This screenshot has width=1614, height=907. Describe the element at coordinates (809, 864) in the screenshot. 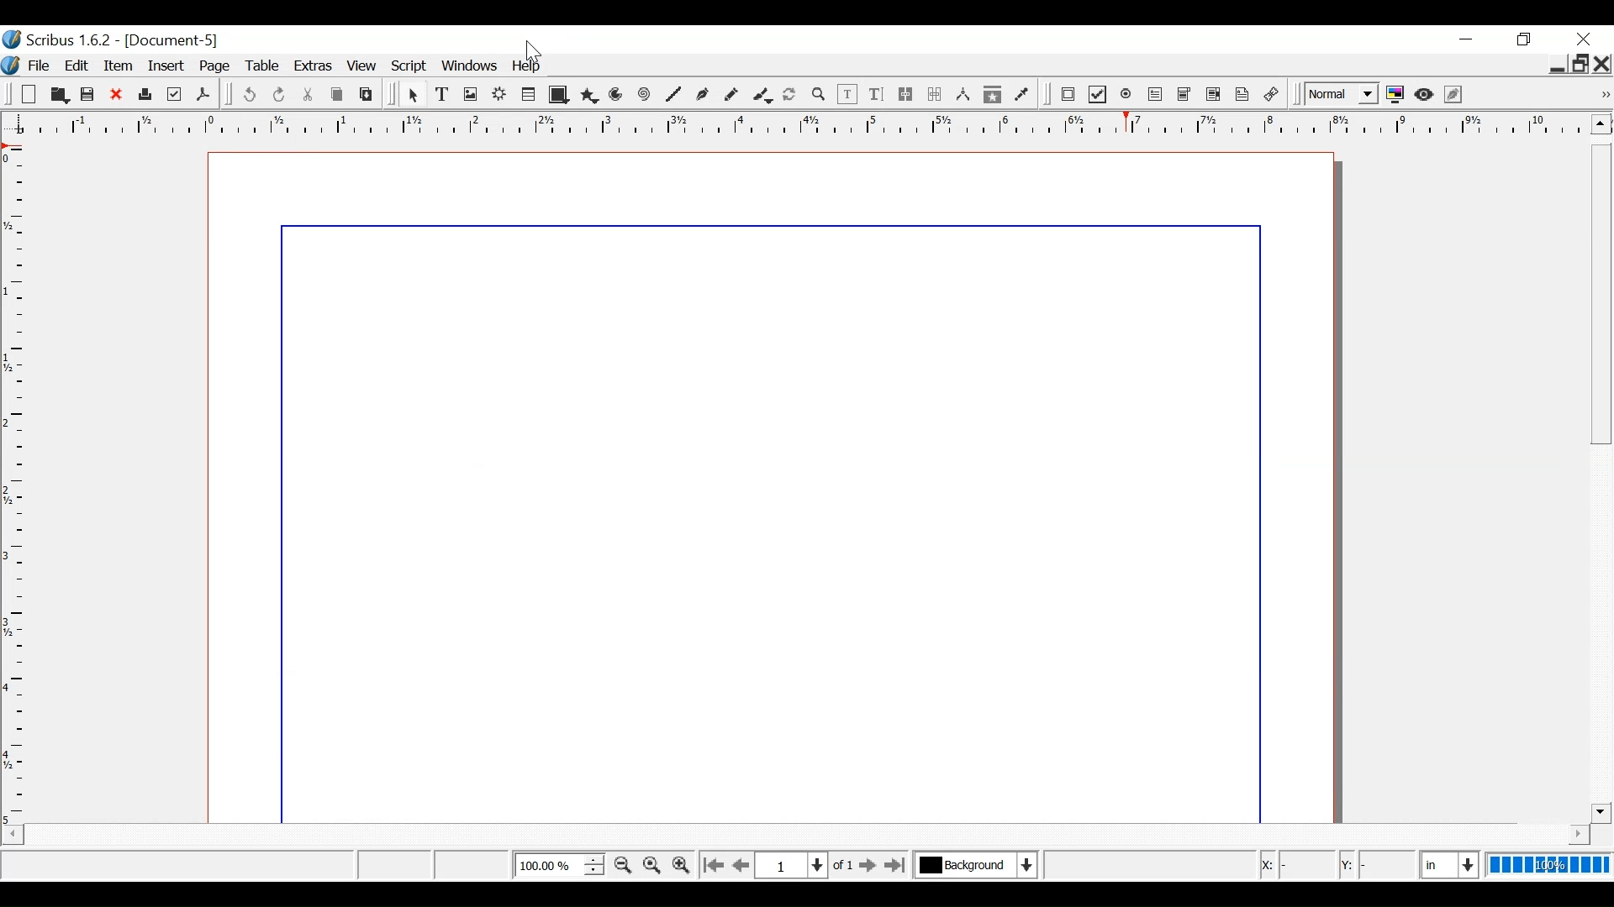

I see `Current position` at that location.